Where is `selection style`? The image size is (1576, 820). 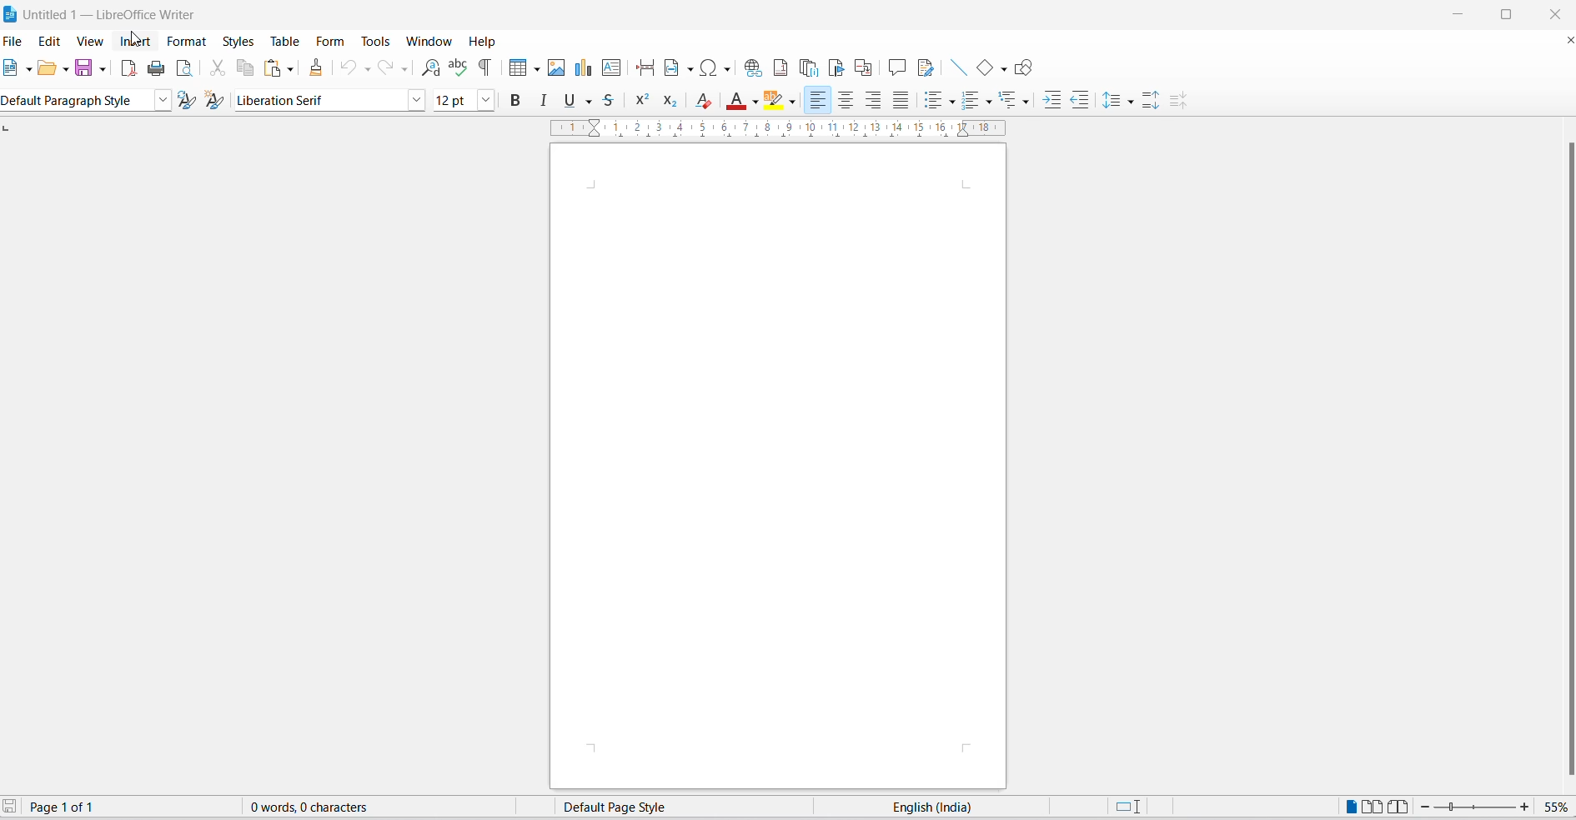
selection style is located at coordinates (1126, 807).